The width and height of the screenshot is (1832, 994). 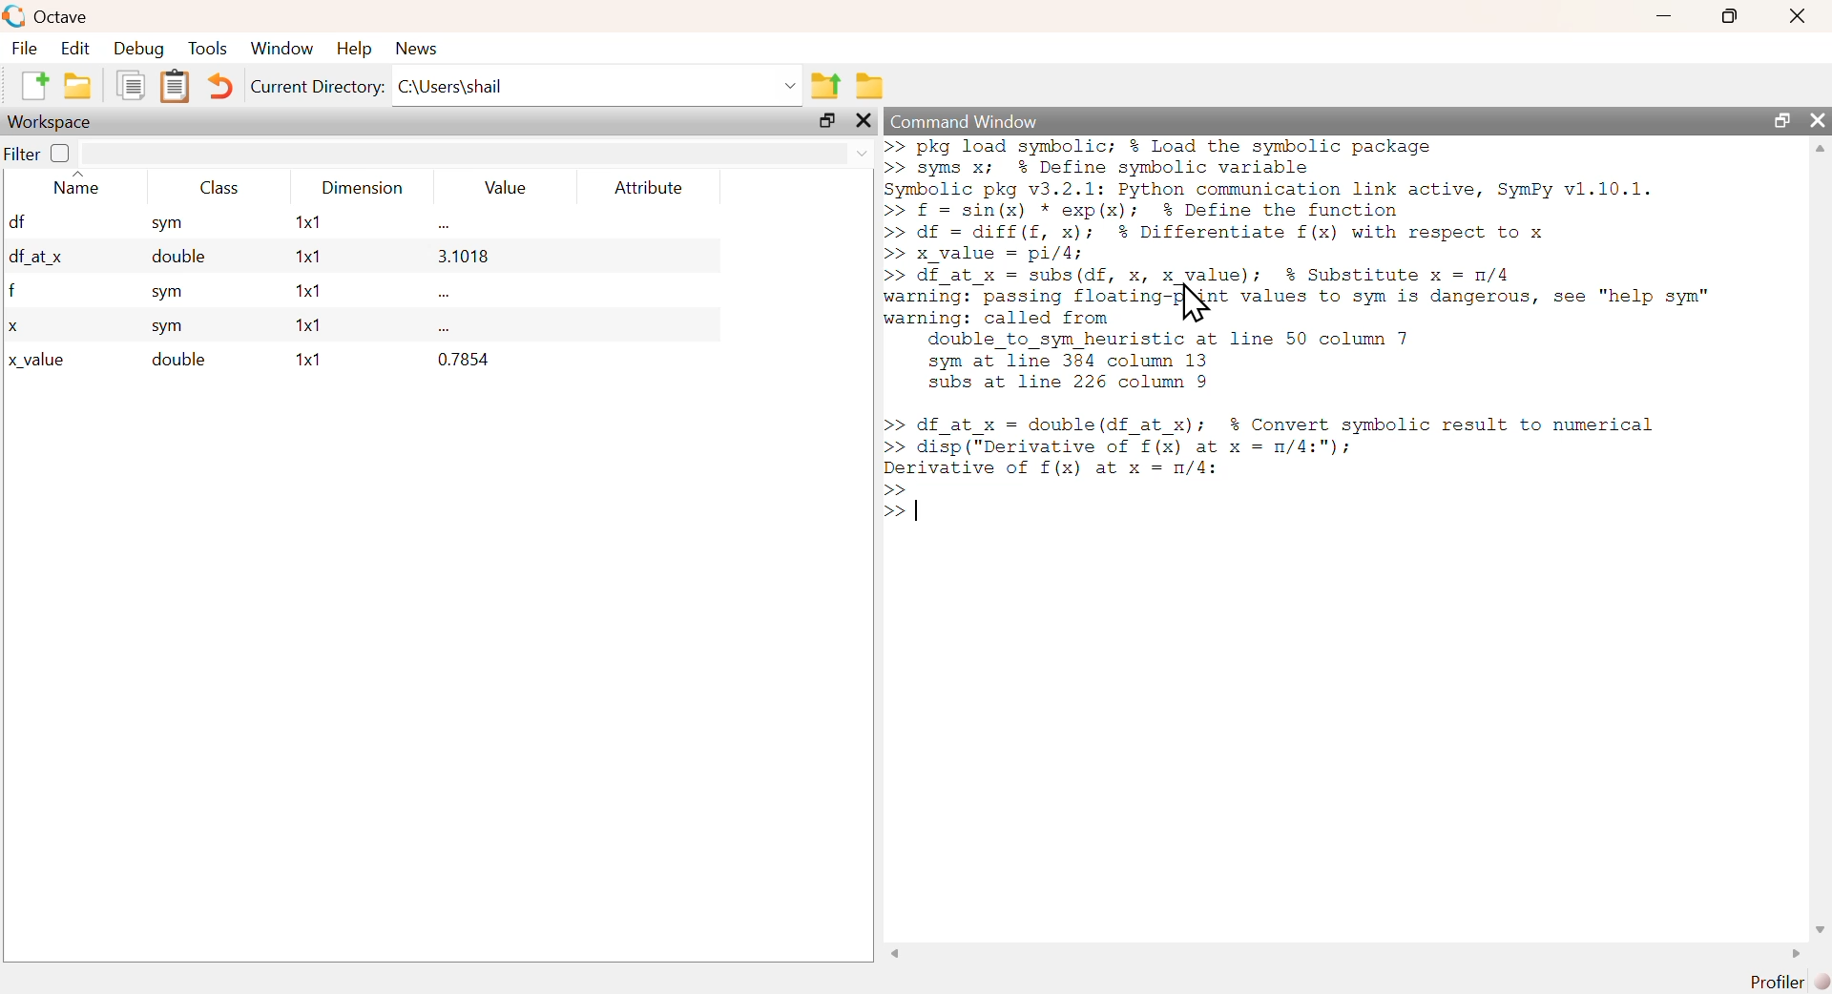 What do you see at coordinates (1191, 301) in the screenshot?
I see `Cursor` at bounding box center [1191, 301].